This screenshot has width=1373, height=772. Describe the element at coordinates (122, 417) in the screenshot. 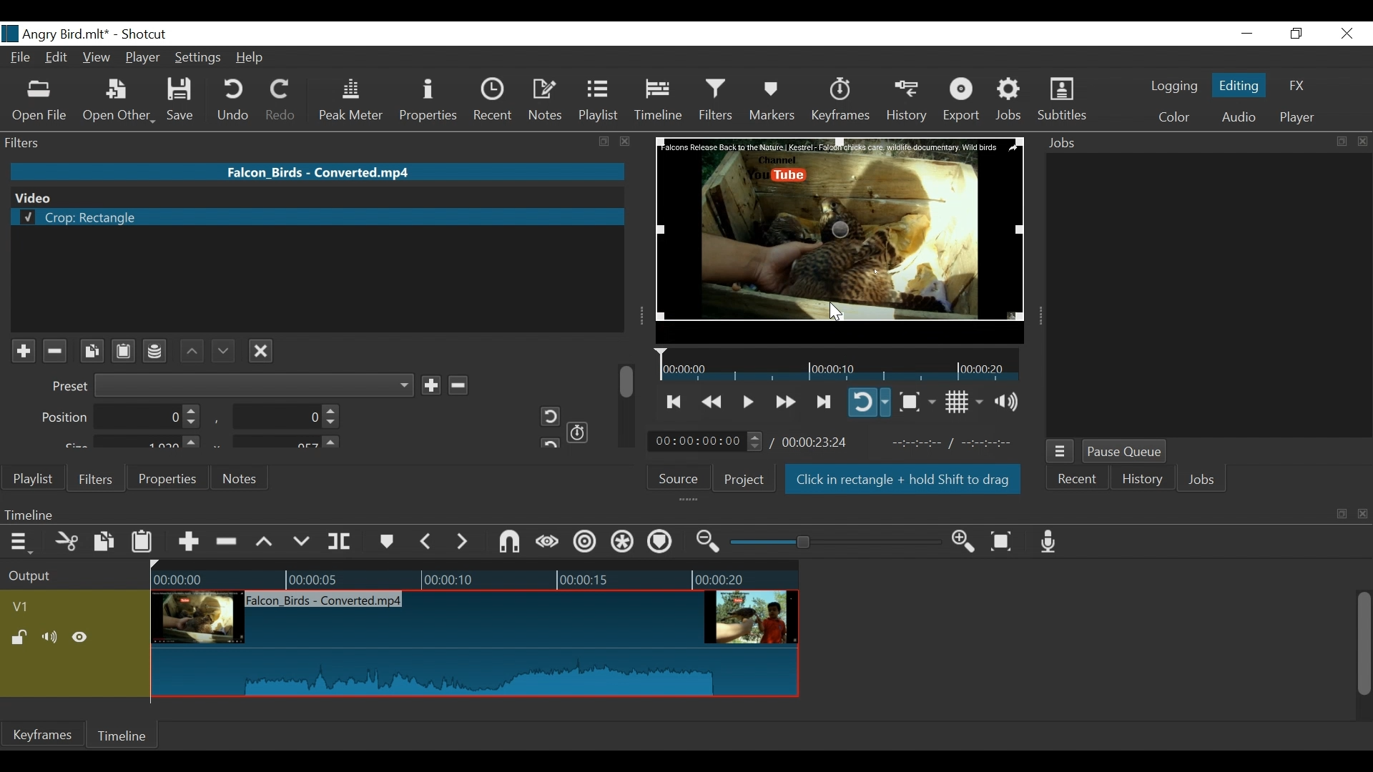

I see `position` at that location.